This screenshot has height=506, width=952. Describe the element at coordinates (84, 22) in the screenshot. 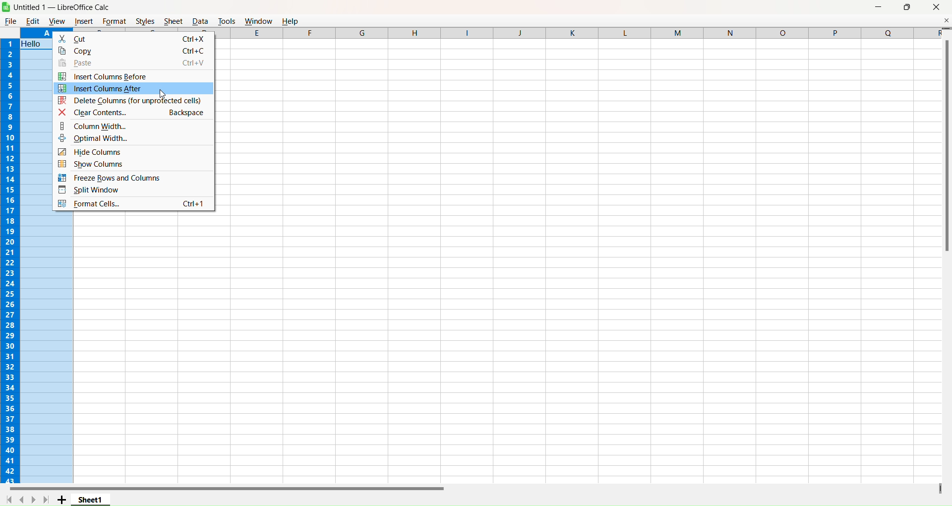

I see `Insert` at that location.